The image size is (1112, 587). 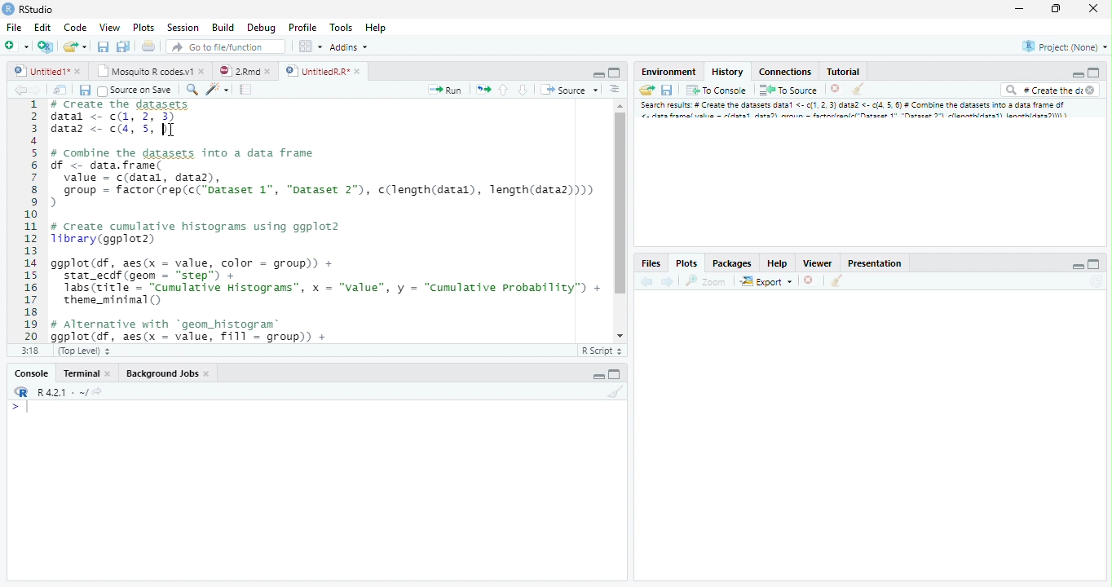 What do you see at coordinates (1092, 8) in the screenshot?
I see `Close` at bounding box center [1092, 8].